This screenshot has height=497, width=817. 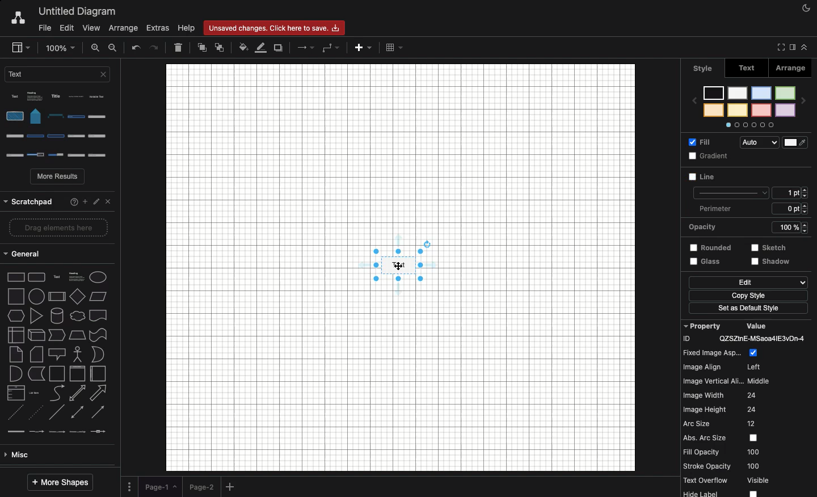 What do you see at coordinates (770, 265) in the screenshot?
I see `shadow` at bounding box center [770, 265].